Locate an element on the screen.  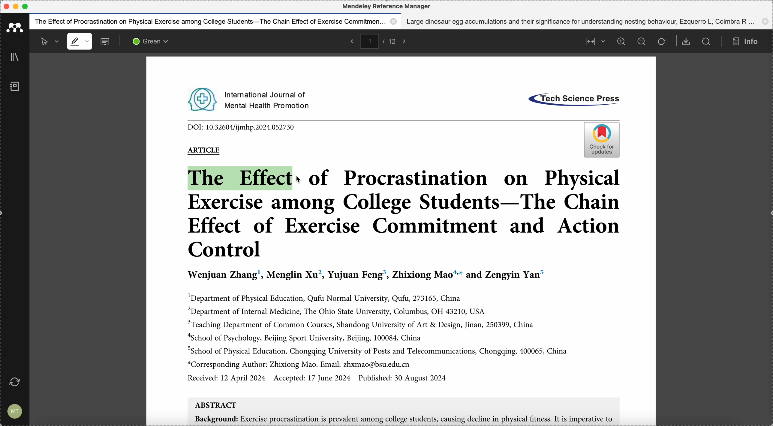
cursor is located at coordinates (297, 179).